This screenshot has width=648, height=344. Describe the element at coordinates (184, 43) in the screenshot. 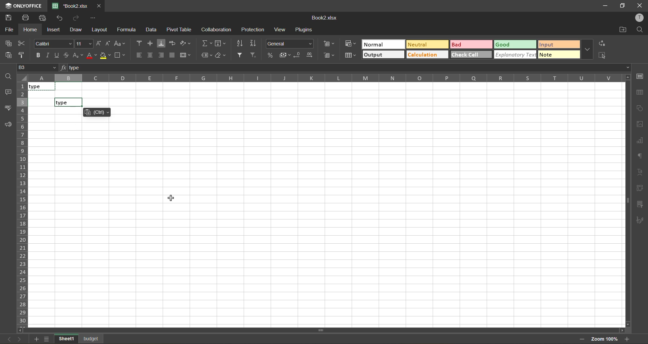

I see `orientation` at that location.